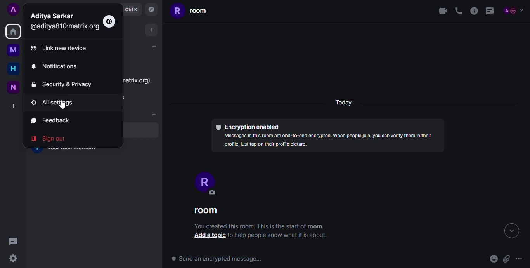  I want to click on info, so click(279, 235).